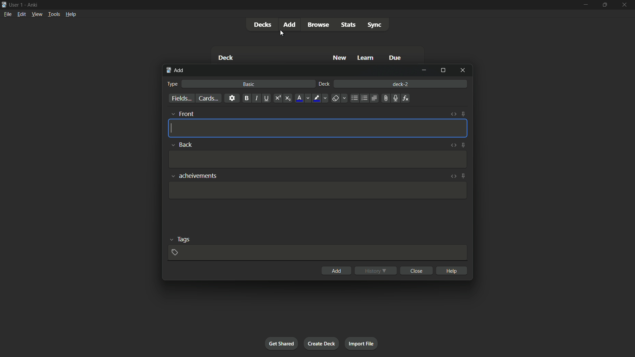  Describe the element at coordinates (401, 84) in the screenshot. I see `deck-2` at that location.